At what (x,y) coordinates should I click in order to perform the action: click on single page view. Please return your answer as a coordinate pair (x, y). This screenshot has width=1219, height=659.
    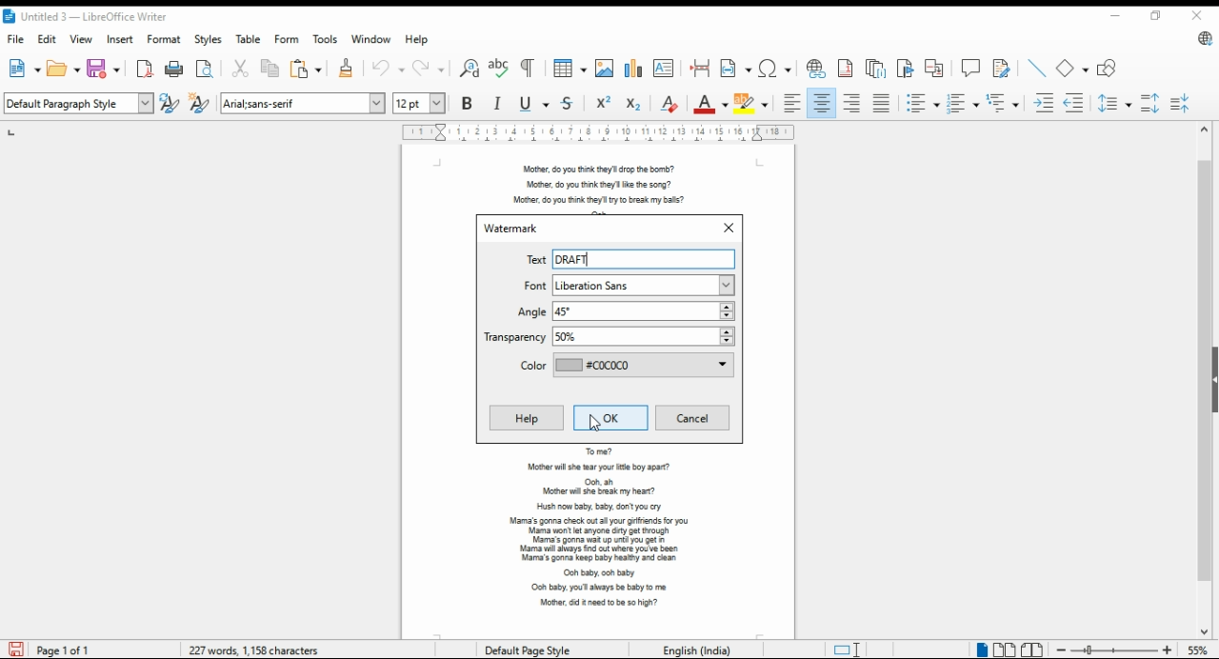
    Looking at the image, I should click on (979, 649).